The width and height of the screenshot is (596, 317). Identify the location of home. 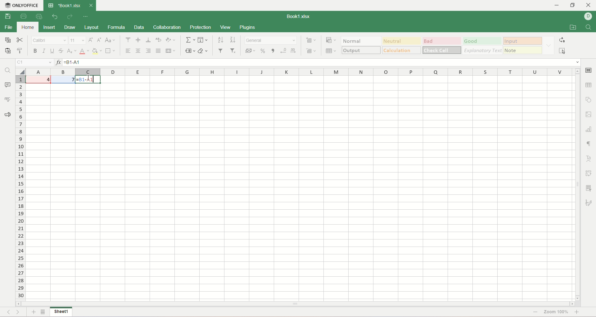
(27, 27).